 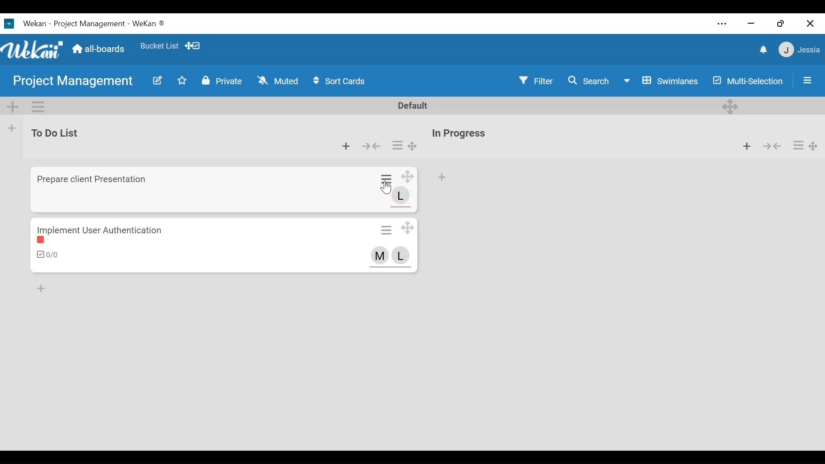 What do you see at coordinates (747, 146) in the screenshot?
I see `Add card to top of the list` at bounding box center [747, 146].